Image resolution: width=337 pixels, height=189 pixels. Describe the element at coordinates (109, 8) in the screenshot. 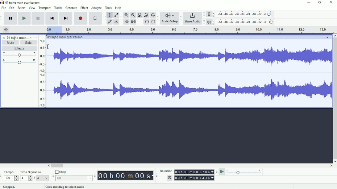

I see `Tools` at that location.